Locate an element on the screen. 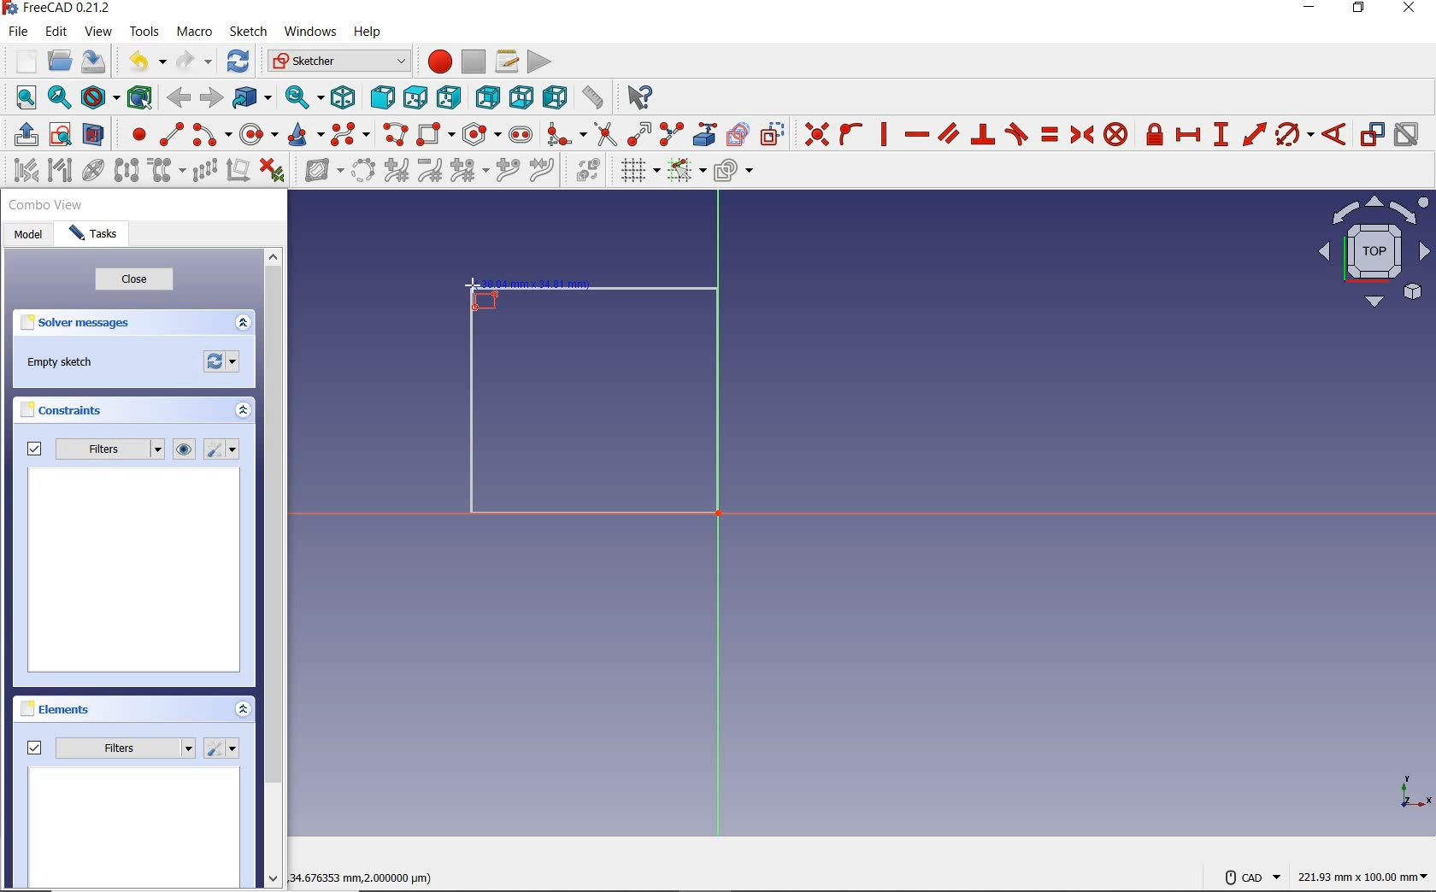 The image size is (1436, 892). execute macro is located at coordinates (539, 62).